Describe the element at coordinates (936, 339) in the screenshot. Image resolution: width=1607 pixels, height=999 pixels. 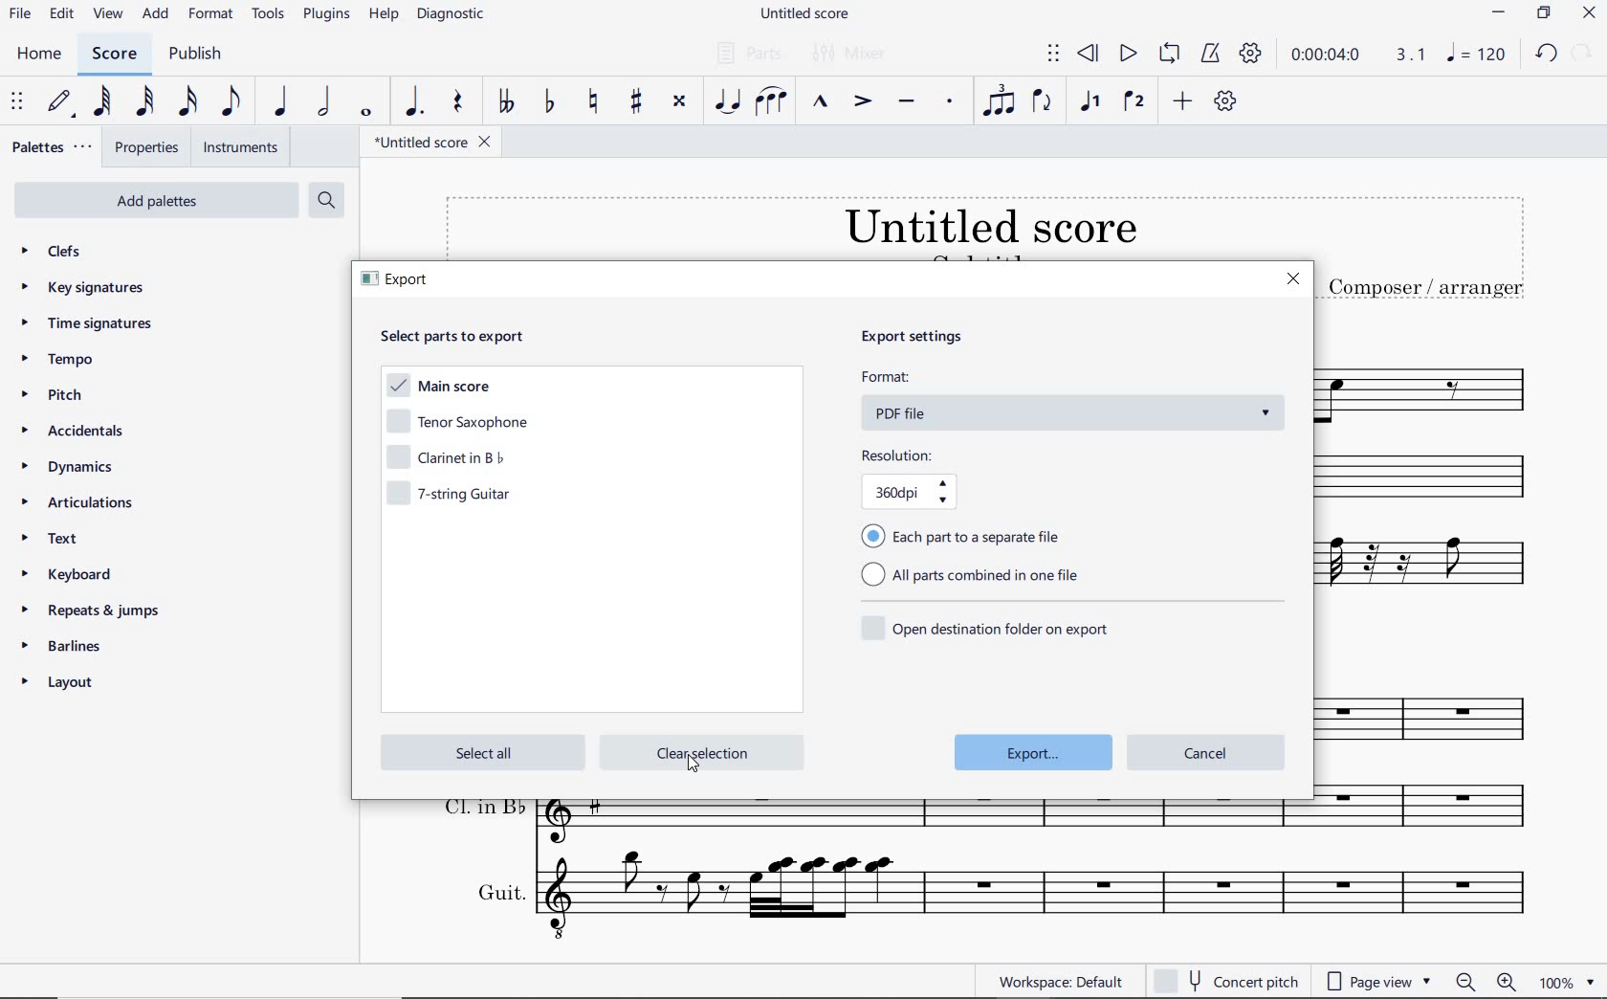
I see `export settings` at that location.